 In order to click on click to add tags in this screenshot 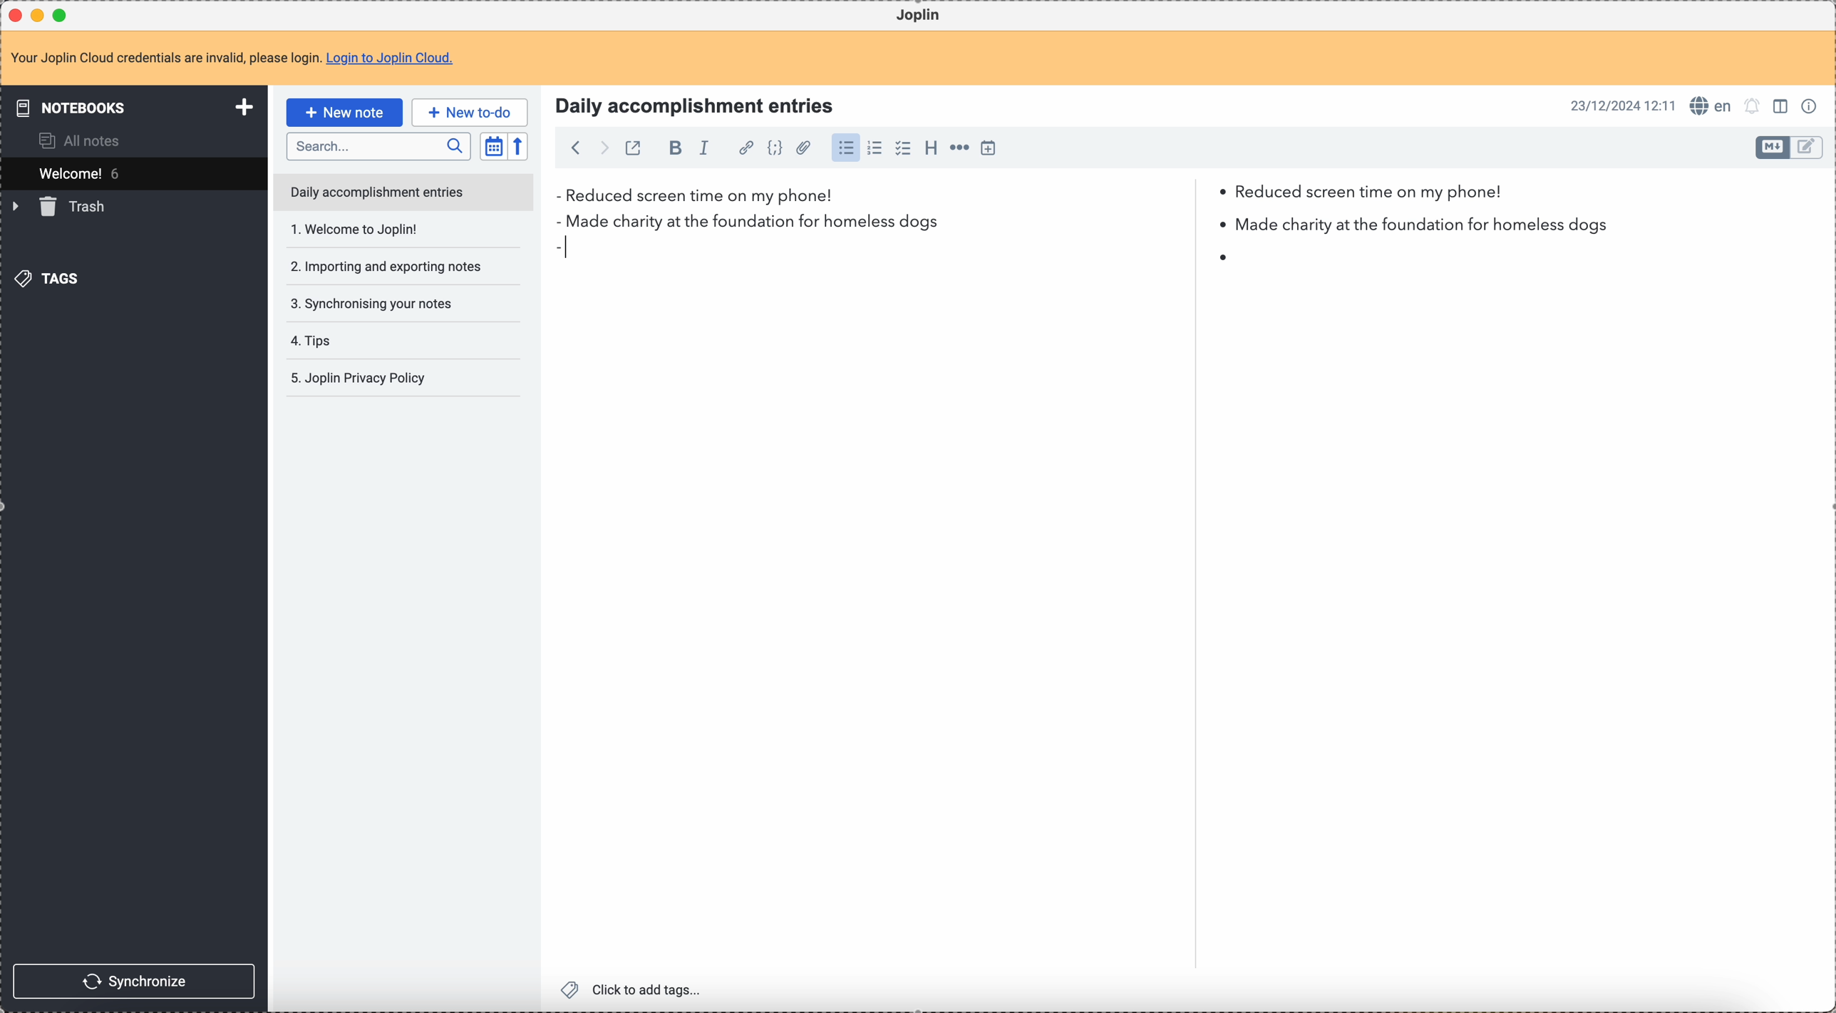, I will do `click(634, 991)`.